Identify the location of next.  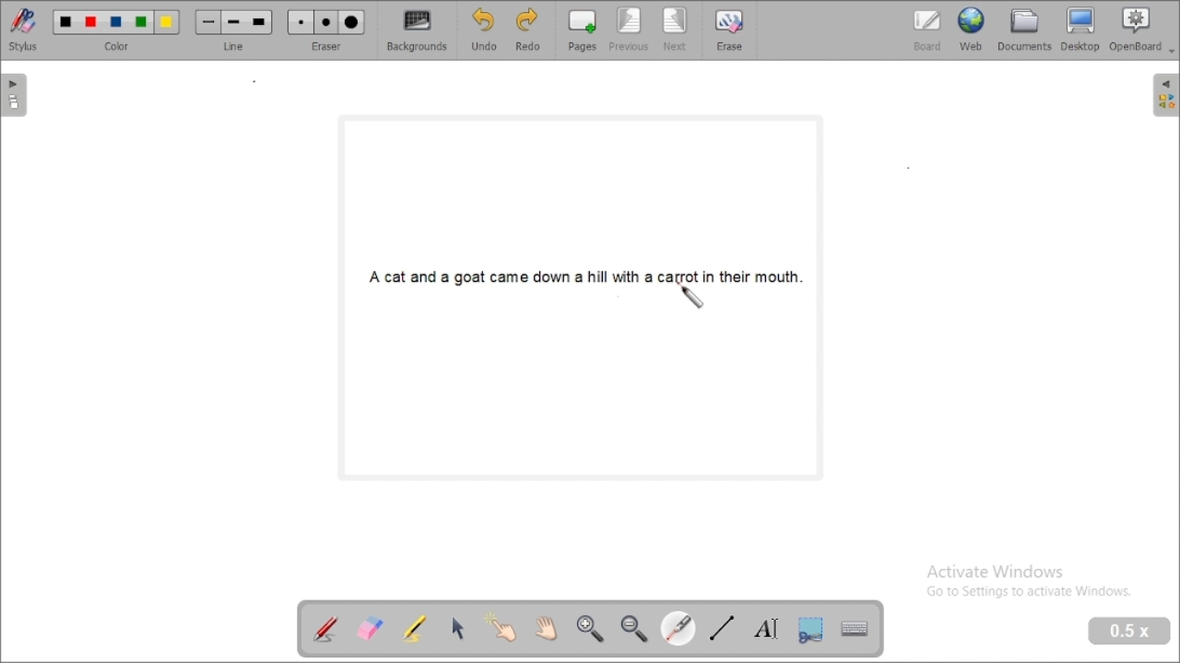
(677, 30).